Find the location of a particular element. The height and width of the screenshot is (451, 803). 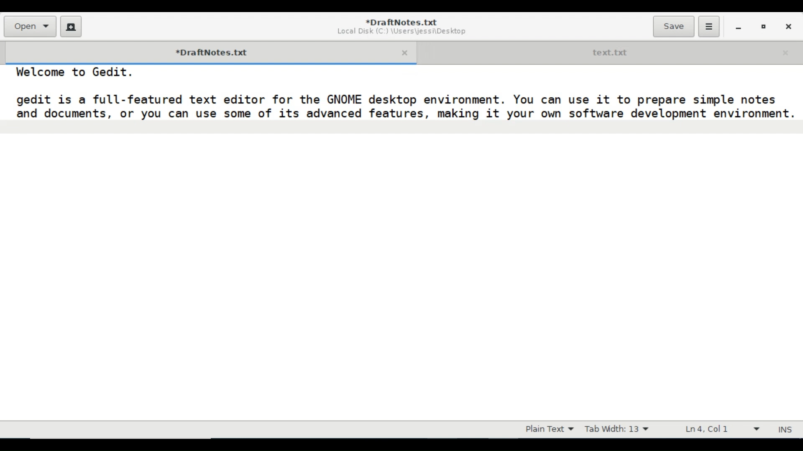

Close is located at coordinates (788, 25).